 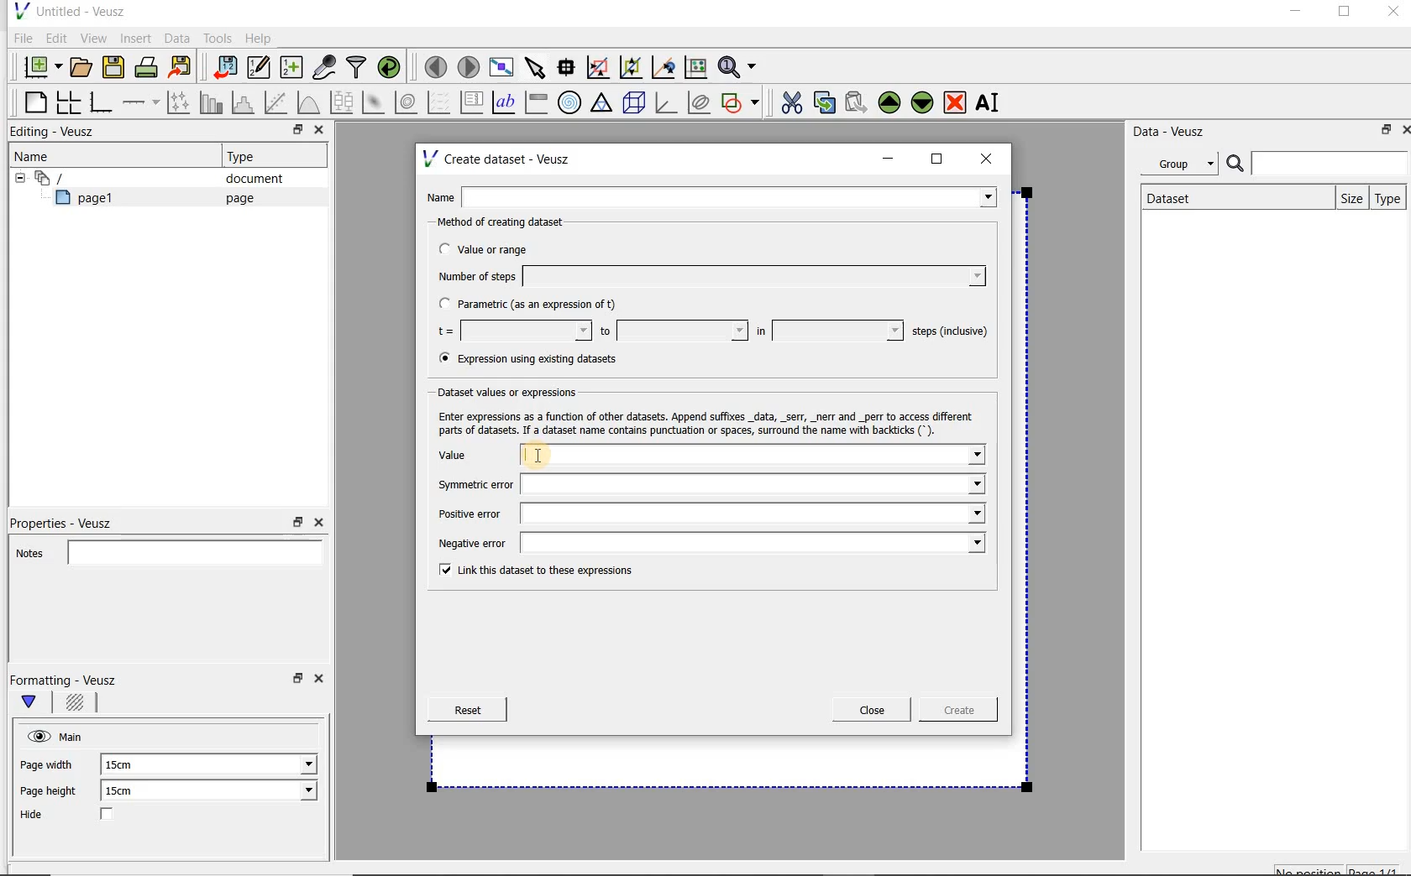 I want to click on Data, so click(x=178, y=38).